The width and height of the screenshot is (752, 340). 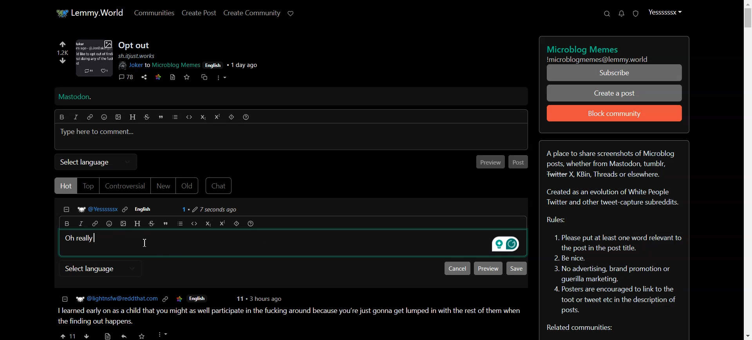 What do you see at coordinates (488, 268) in the screenshot?
I see `Preview` at bounding box center [488, 268].